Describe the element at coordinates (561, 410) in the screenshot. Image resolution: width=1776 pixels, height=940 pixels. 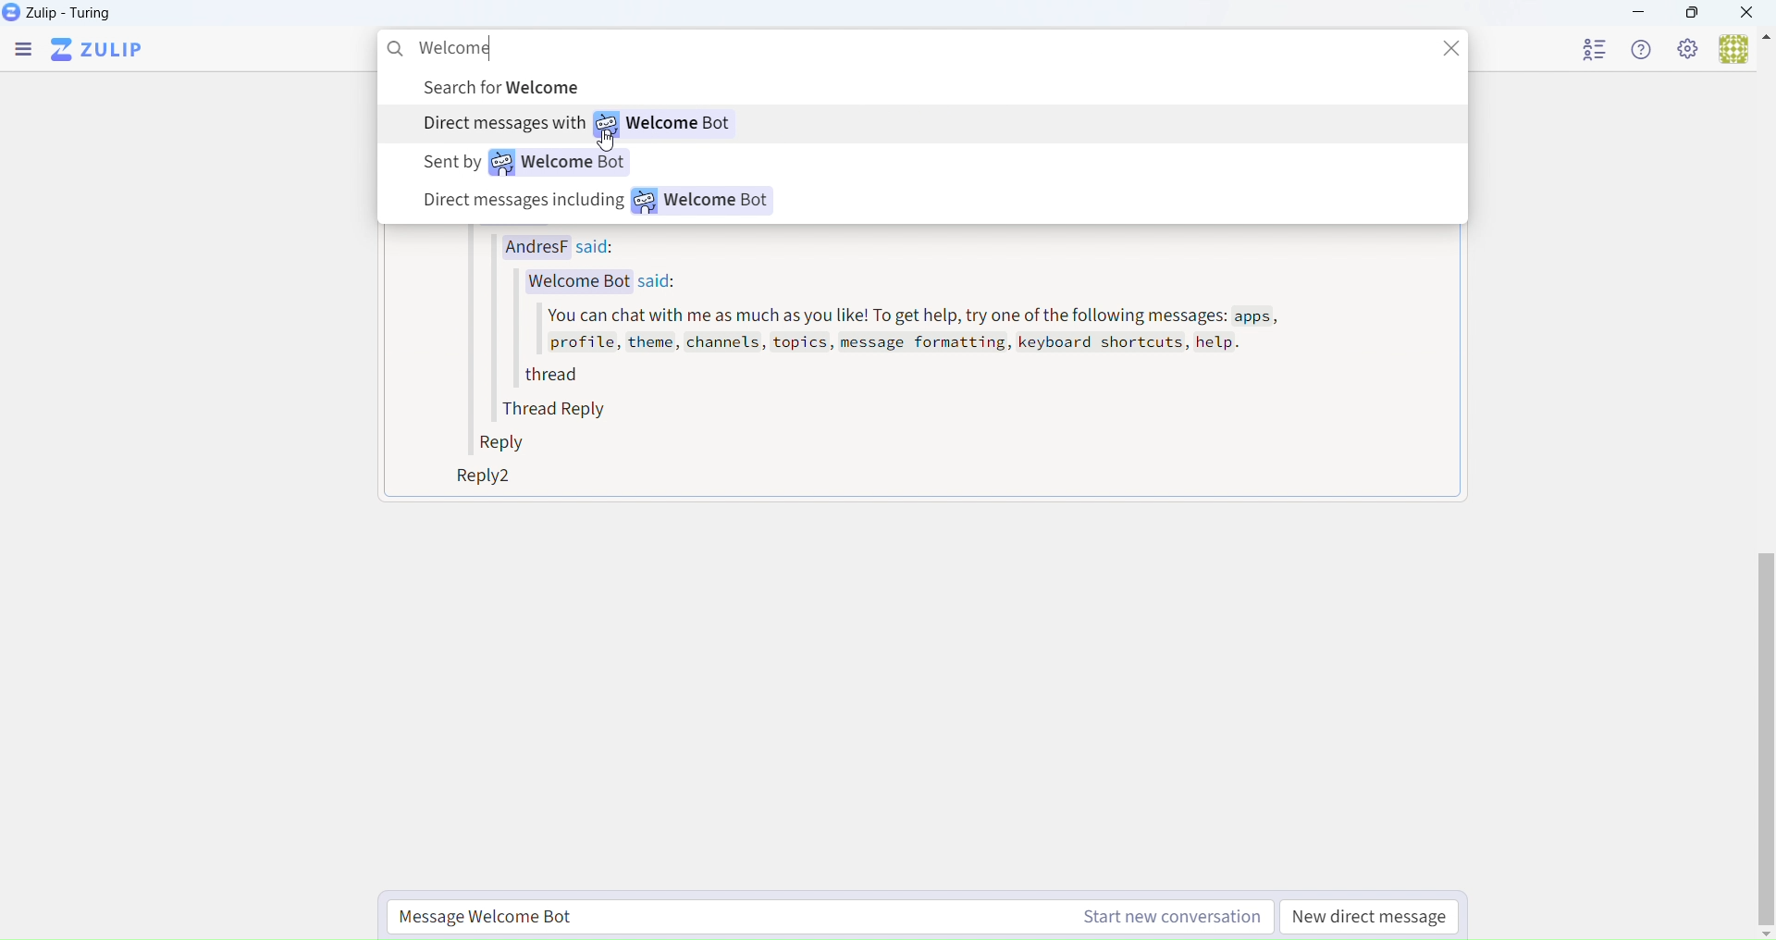
I see `Thread Reply` at that location.